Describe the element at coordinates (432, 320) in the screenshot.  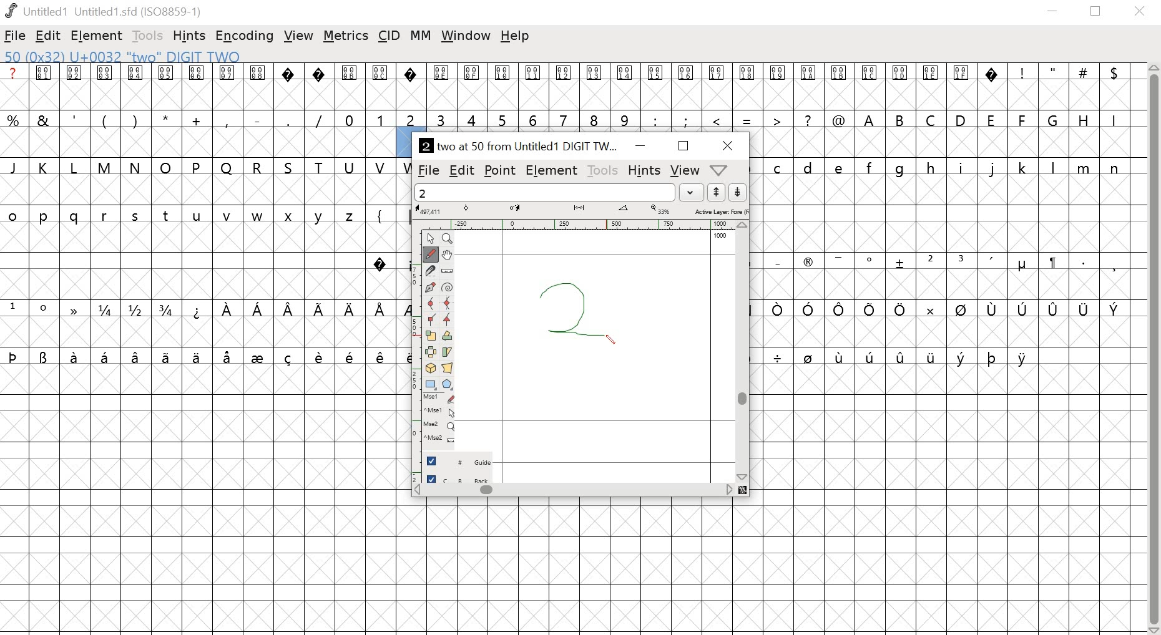
I see `corner` at that location.